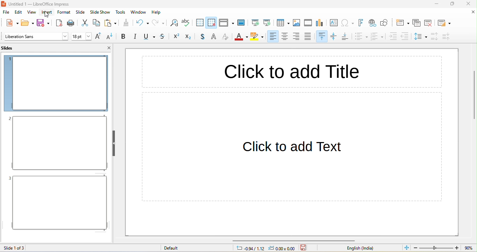 The height and width of the screenshot is (252, 477). I want to click on new, so click(10, 22).